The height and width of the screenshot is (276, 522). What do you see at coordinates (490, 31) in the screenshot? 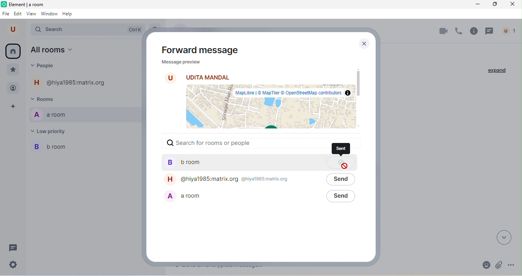
I see `thread` at bounding box center [490, 31].